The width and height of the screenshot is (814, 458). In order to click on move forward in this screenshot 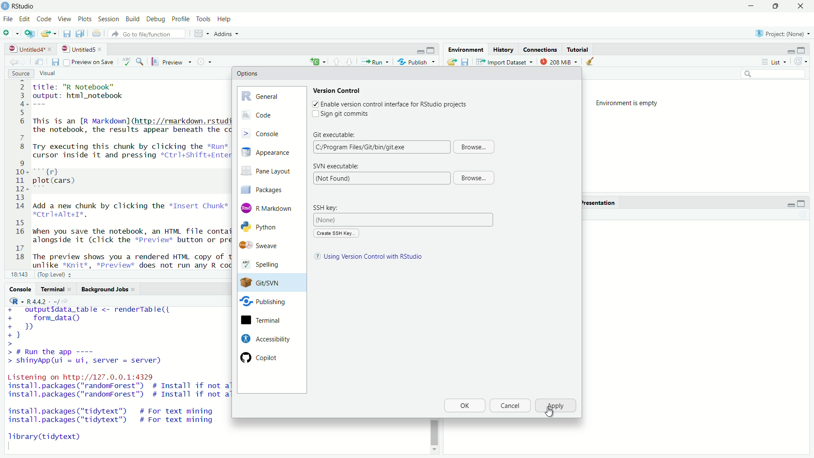, I will do `click(12, 62)`.